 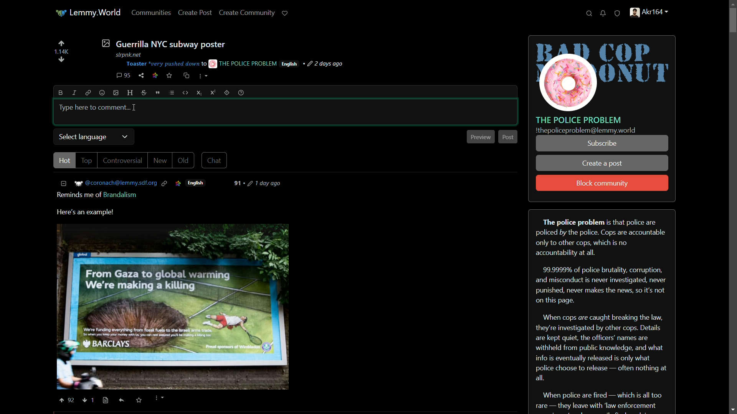 I want to click on lemmy world , so click(x=89, y=13).